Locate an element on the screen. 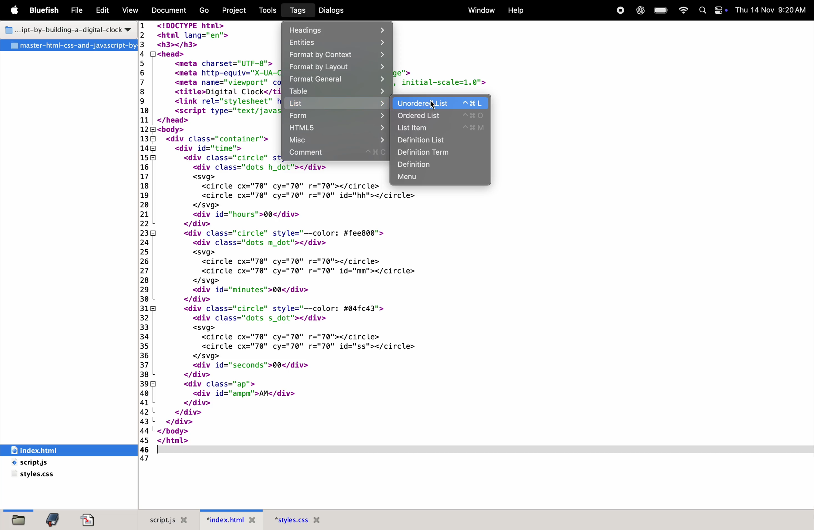 The image size is (814, 530). window is located at coordinates (480, 10).